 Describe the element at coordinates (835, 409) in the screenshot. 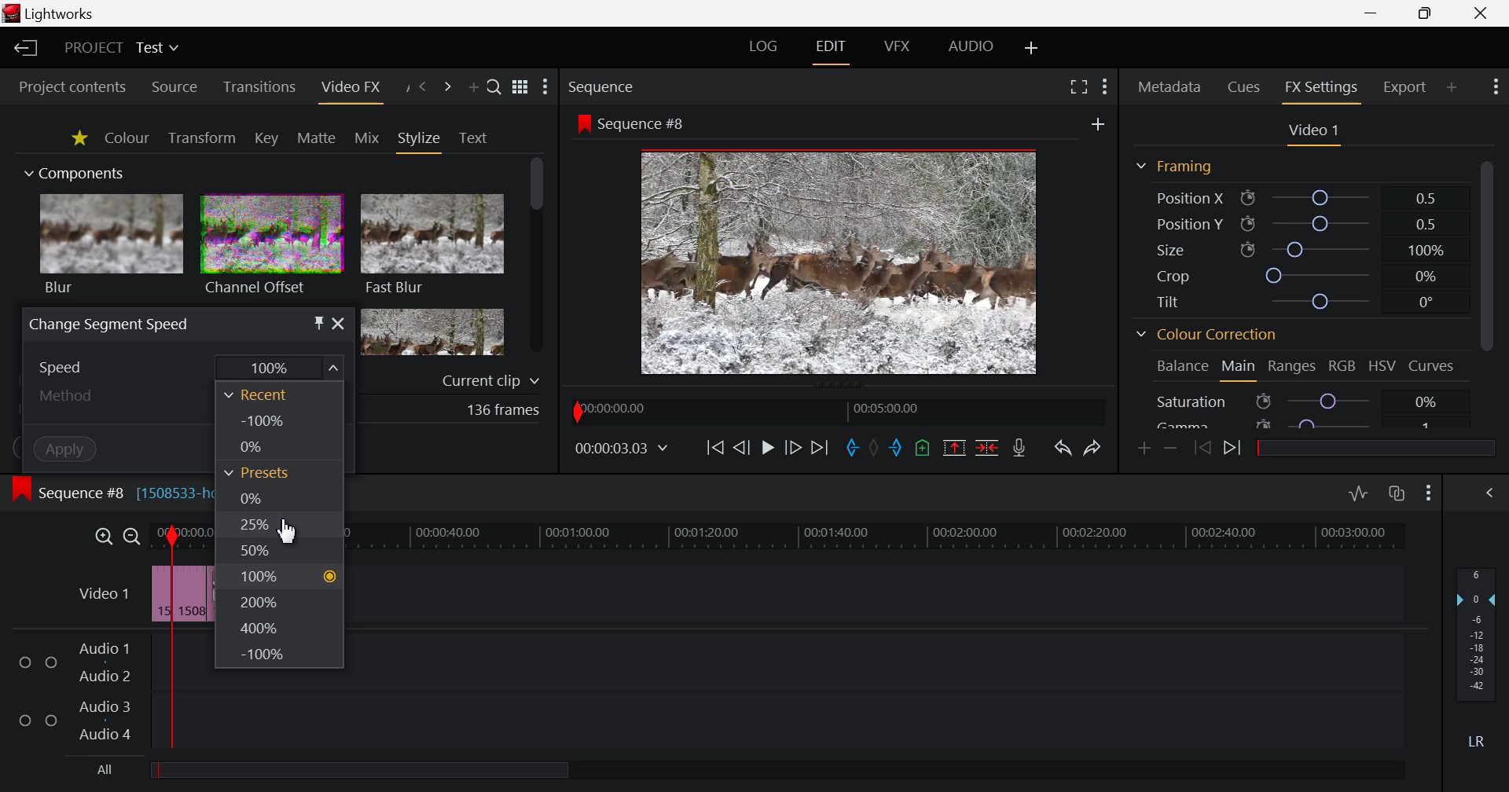

I see `Project Timeline Navigator` at that location.